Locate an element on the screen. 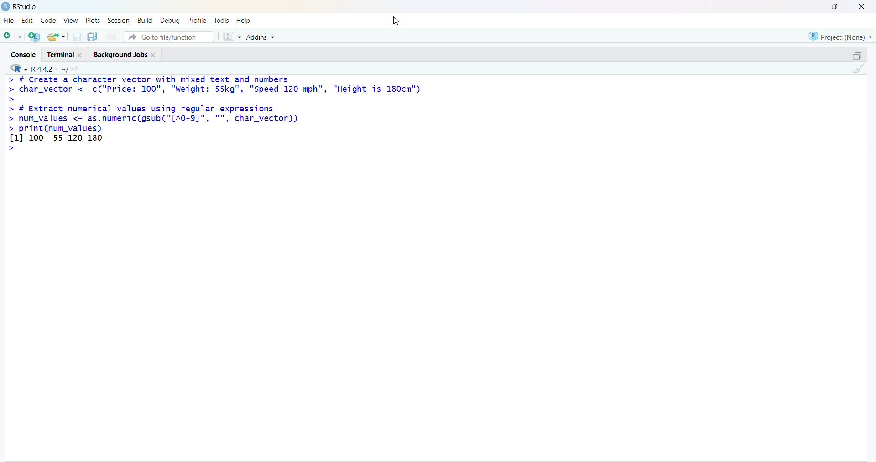  close is located at coordinates (153, 55).